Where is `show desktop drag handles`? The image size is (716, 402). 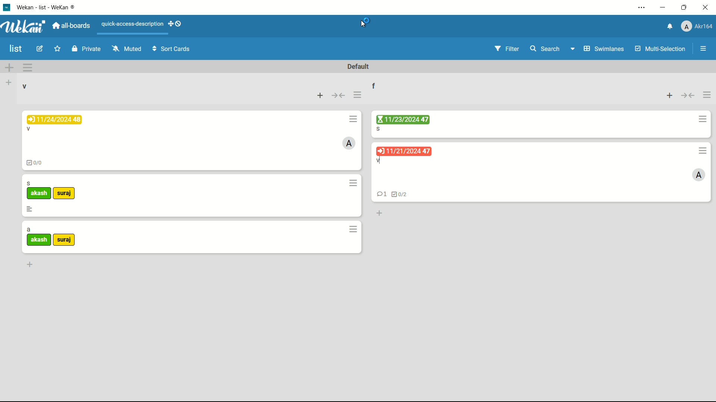
show desktop drag handles is located at coordinates (176, 23).